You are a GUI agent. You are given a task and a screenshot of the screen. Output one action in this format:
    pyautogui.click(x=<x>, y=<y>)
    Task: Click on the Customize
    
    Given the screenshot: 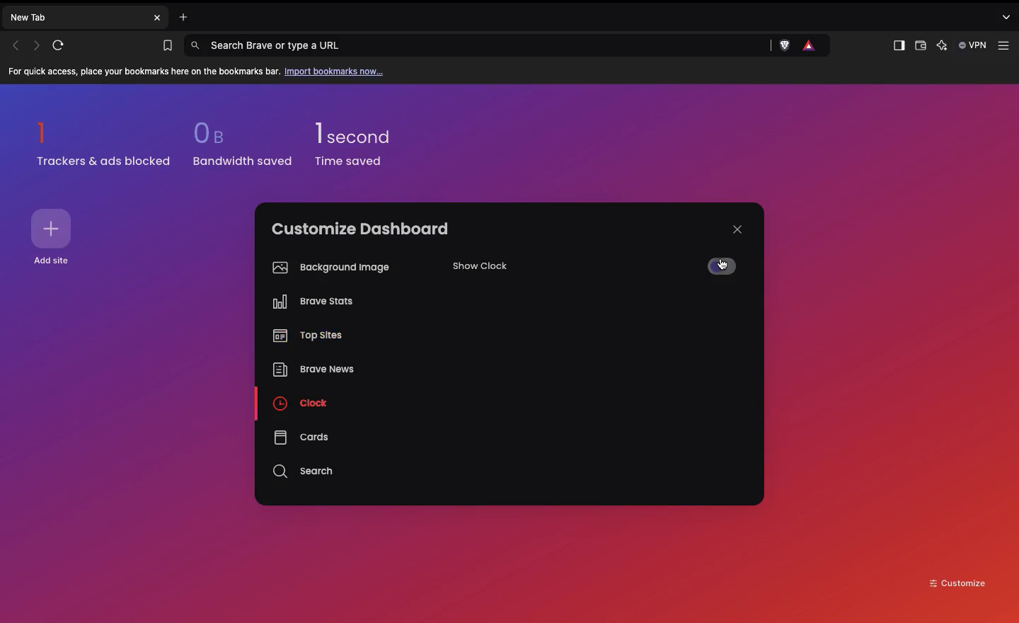 What is the action you would take?
    pyautogui.click(x=958, y=582)
    